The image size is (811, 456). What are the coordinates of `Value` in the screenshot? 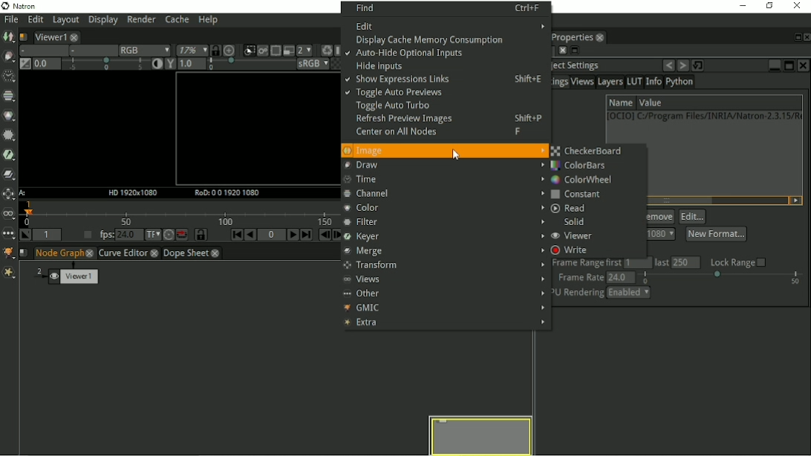 It's located at (651, 103).